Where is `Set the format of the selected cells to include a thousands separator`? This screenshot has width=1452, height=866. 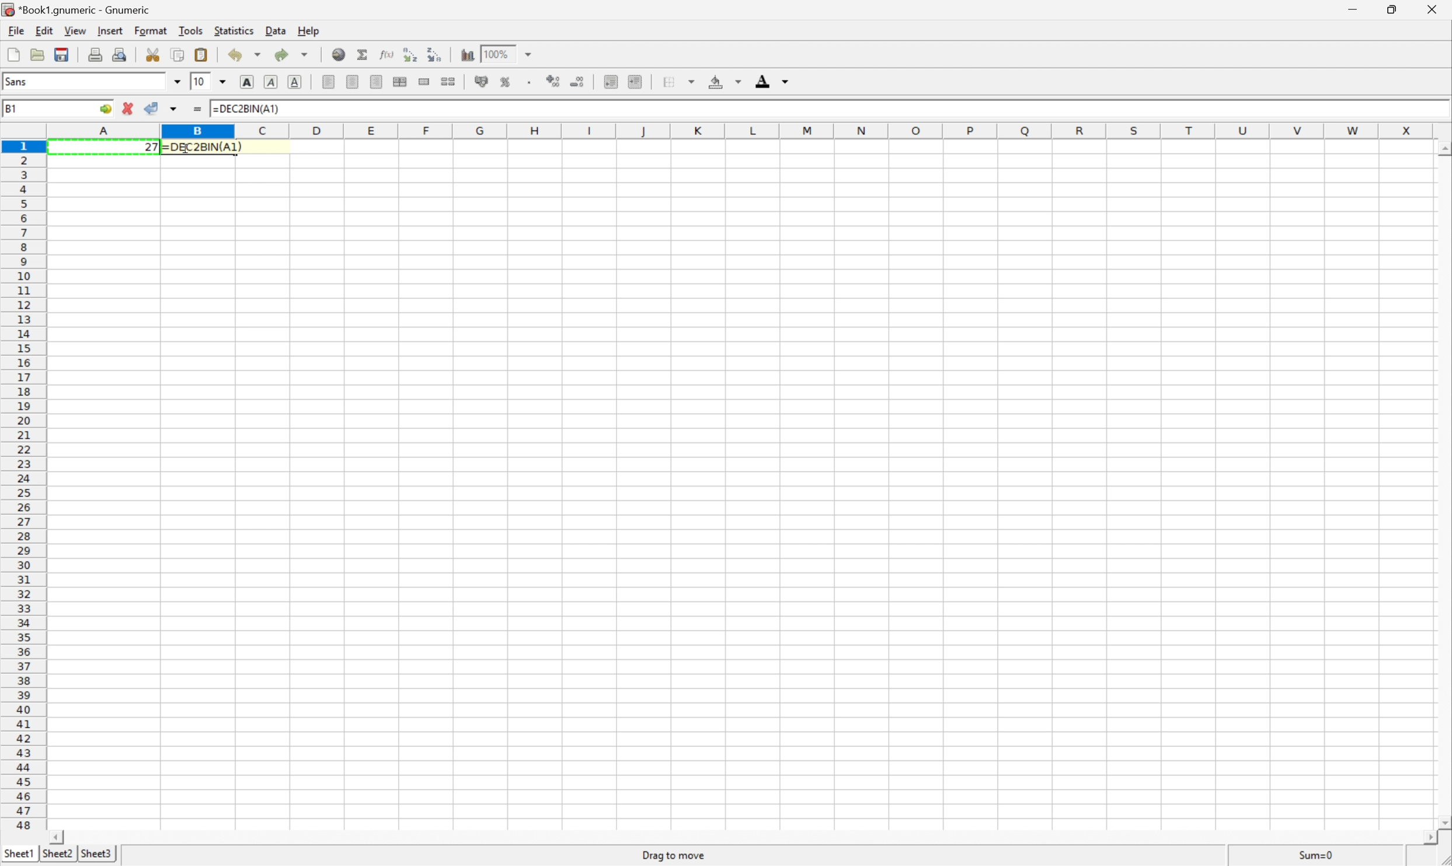 Set the format of the selected cells to include a thousands separator is located at coordinates (530, 82).